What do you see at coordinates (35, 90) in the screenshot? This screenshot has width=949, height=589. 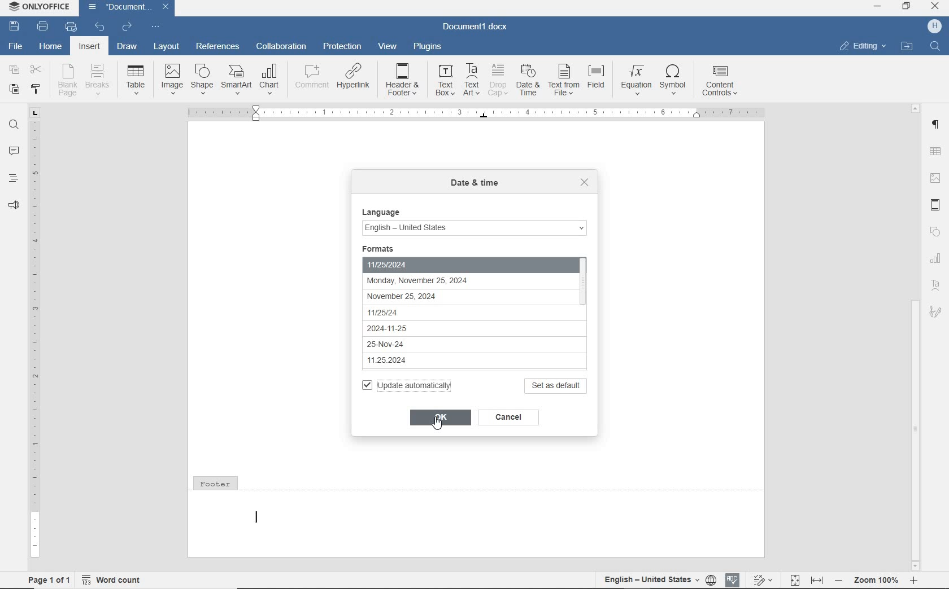 I see `COPY STYLE` at bounding box center [35, 90].